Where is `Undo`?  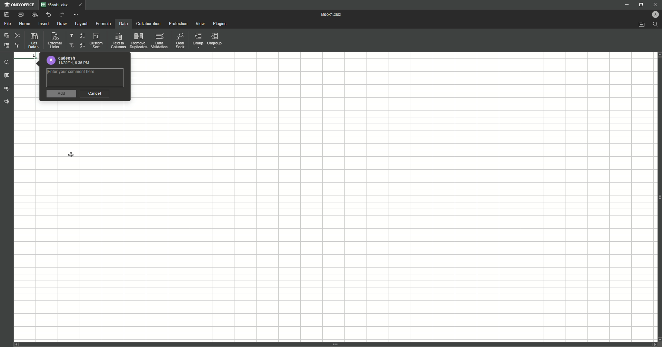
Undo is located at coordinates (48, 14).